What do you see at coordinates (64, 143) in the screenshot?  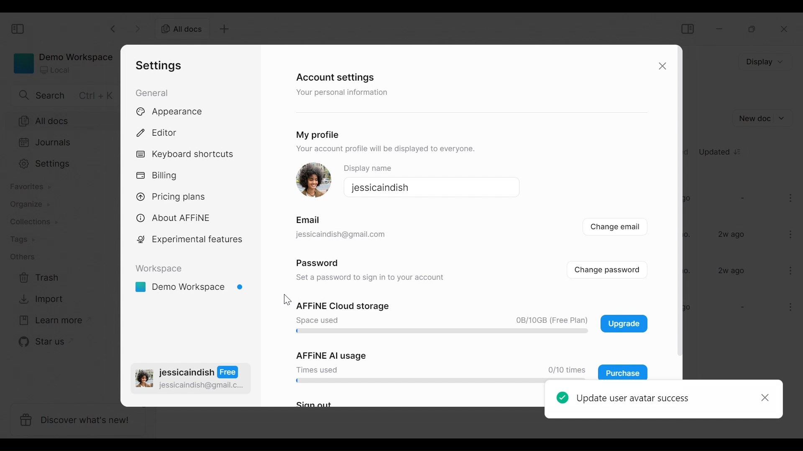 I see `Journal` at bounding box center [64, 143].